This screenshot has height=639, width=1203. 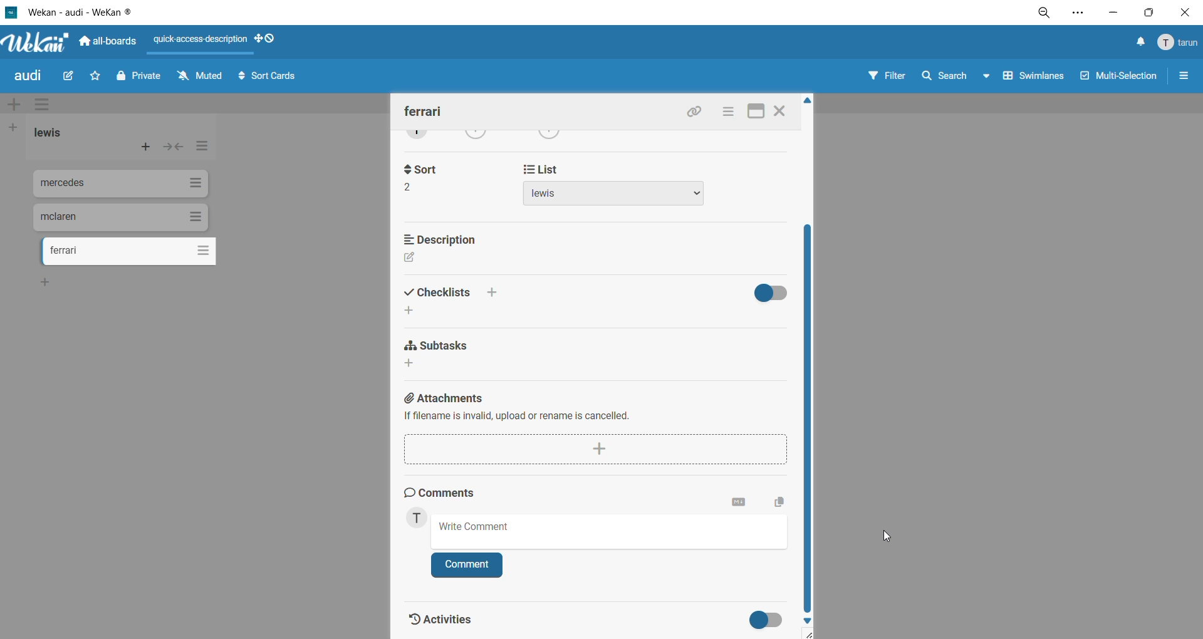 What do you see at coordinates (107, 42) in the screenshot?
I see `all boards` at bounding box center [107, 42].